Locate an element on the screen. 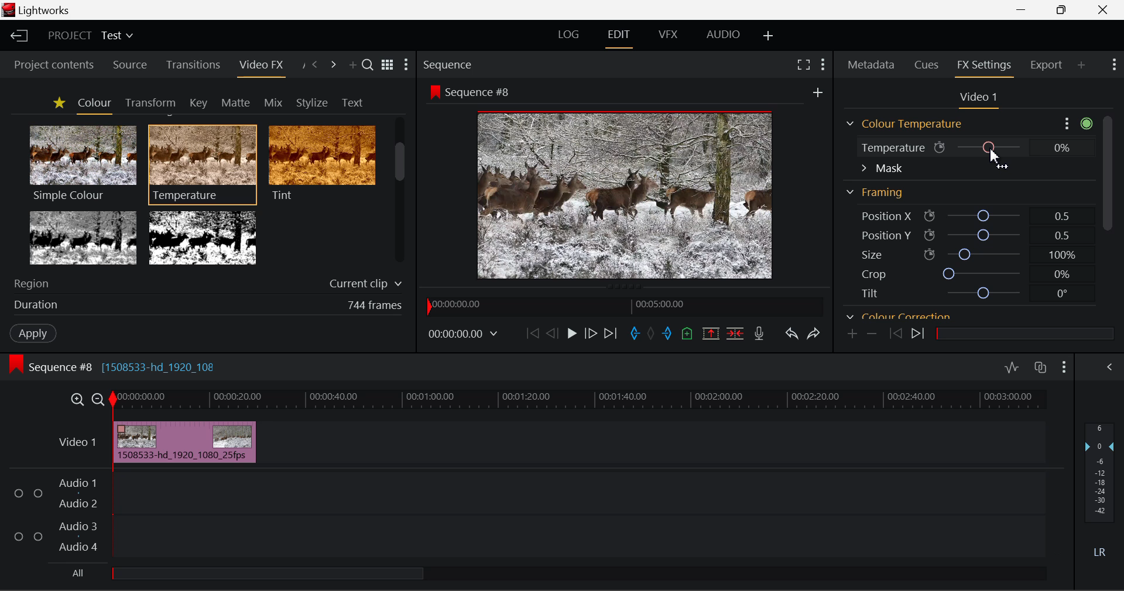 The height and width of the screenshot is (591, 1124). Checkbox is located at coordinates (37, 535).